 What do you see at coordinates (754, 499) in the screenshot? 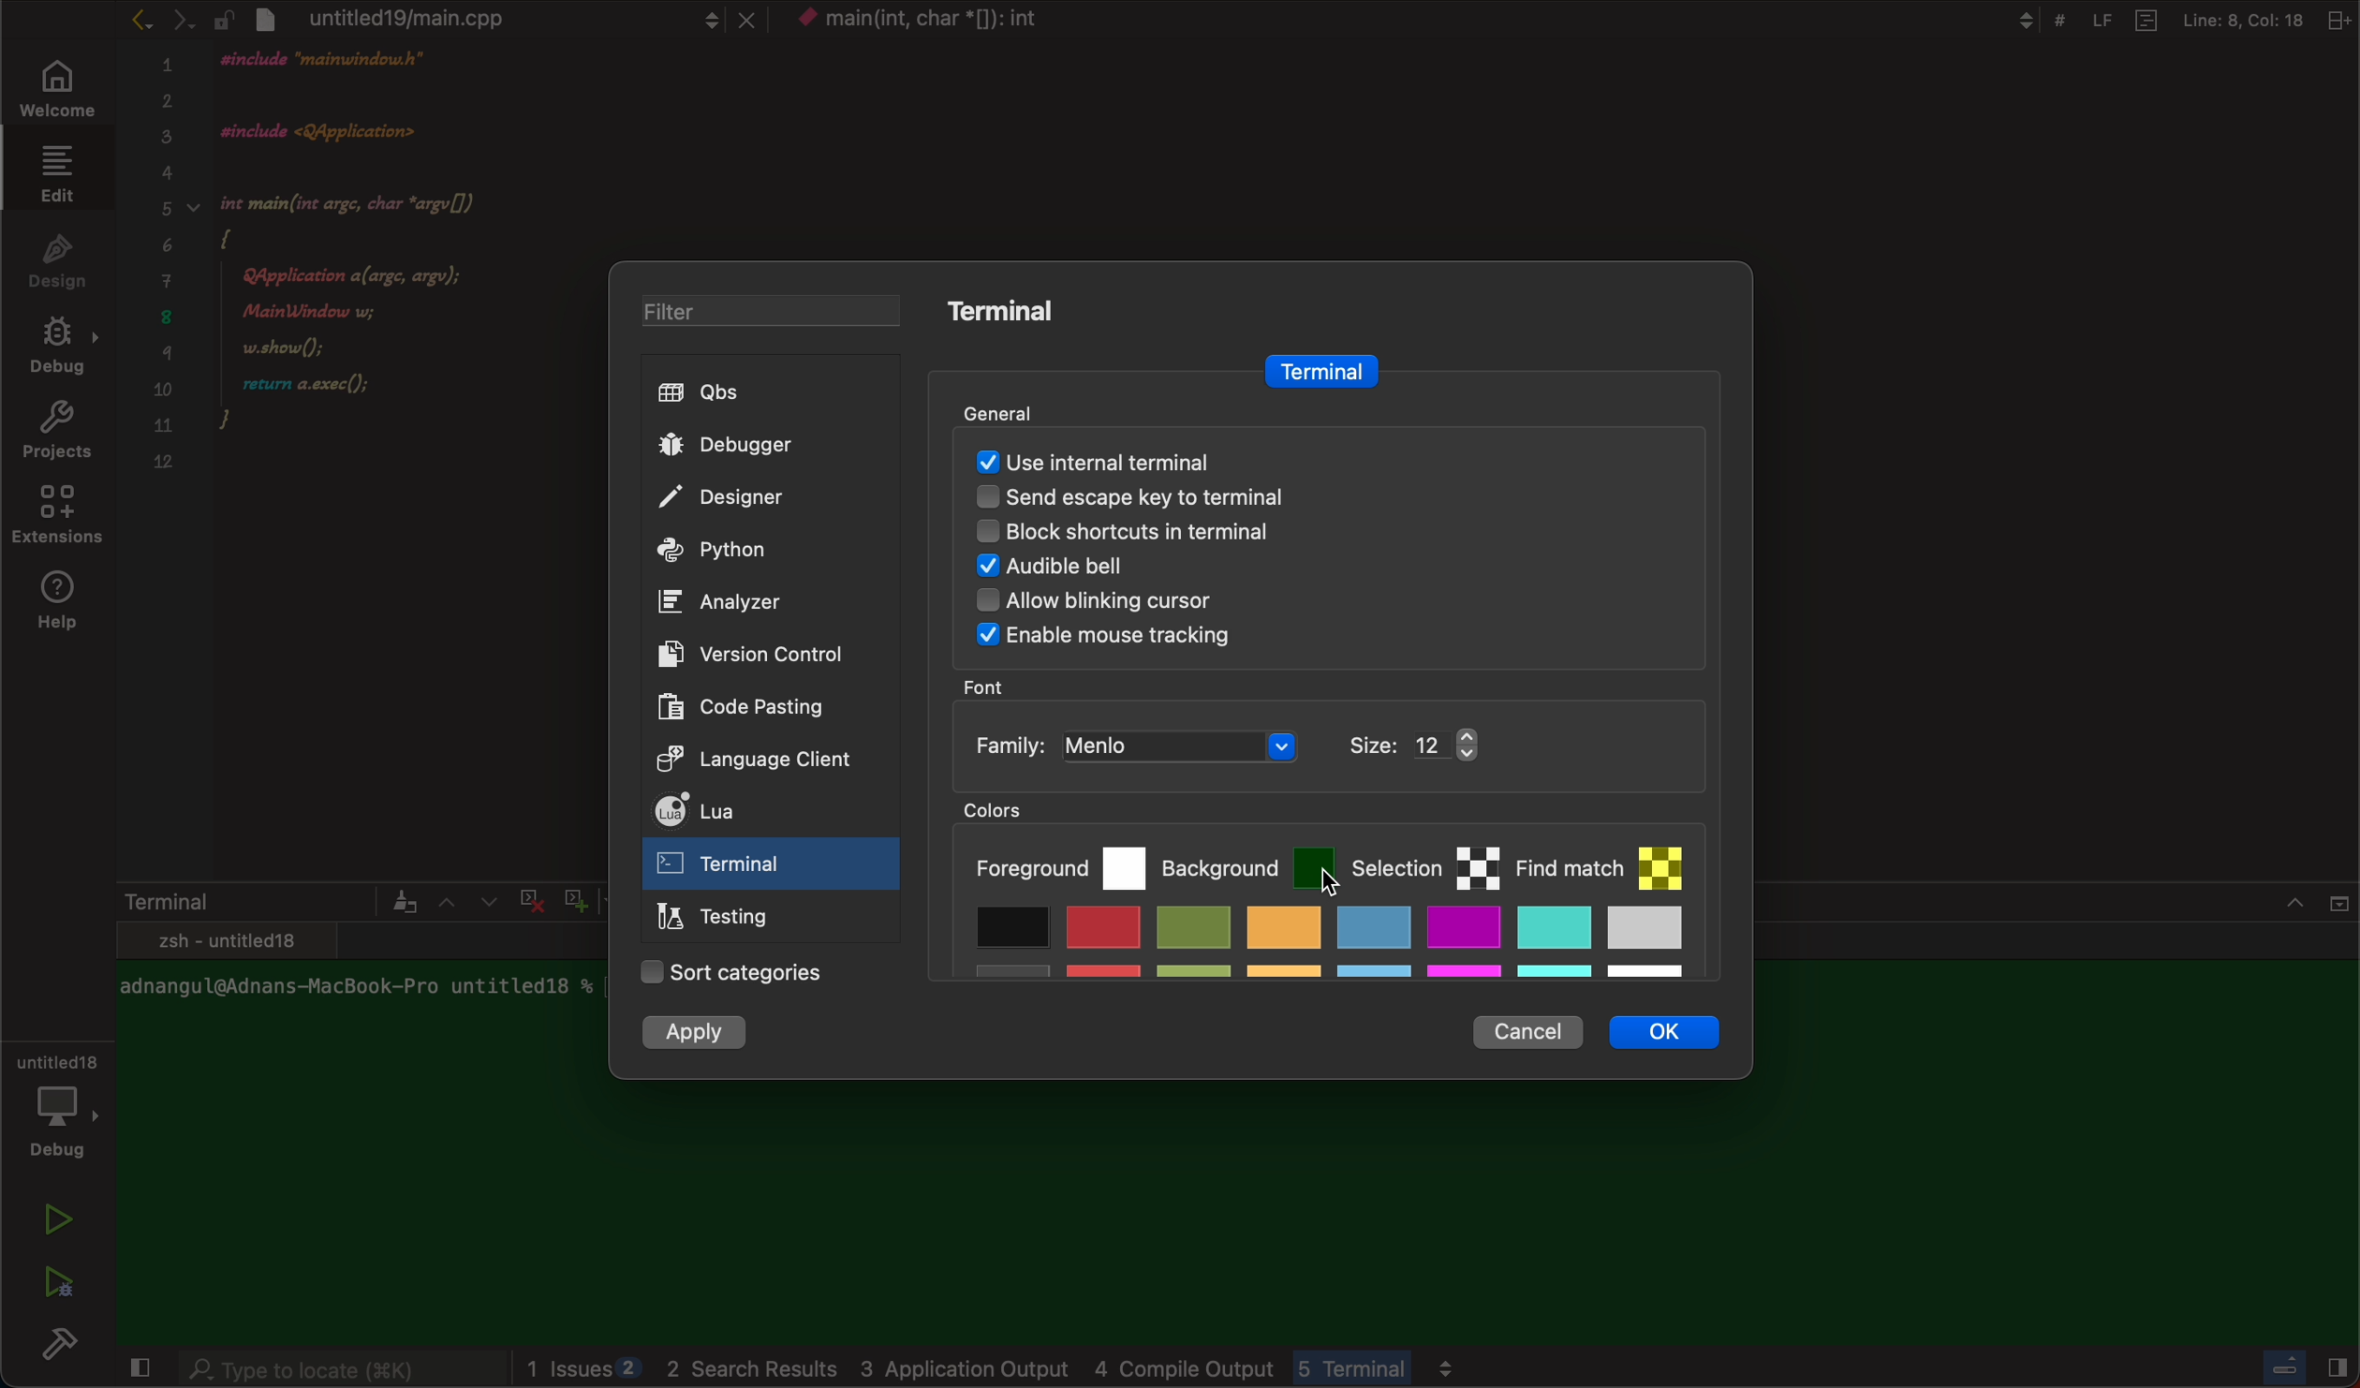
I see `designer` at bounding box center [754, 499].